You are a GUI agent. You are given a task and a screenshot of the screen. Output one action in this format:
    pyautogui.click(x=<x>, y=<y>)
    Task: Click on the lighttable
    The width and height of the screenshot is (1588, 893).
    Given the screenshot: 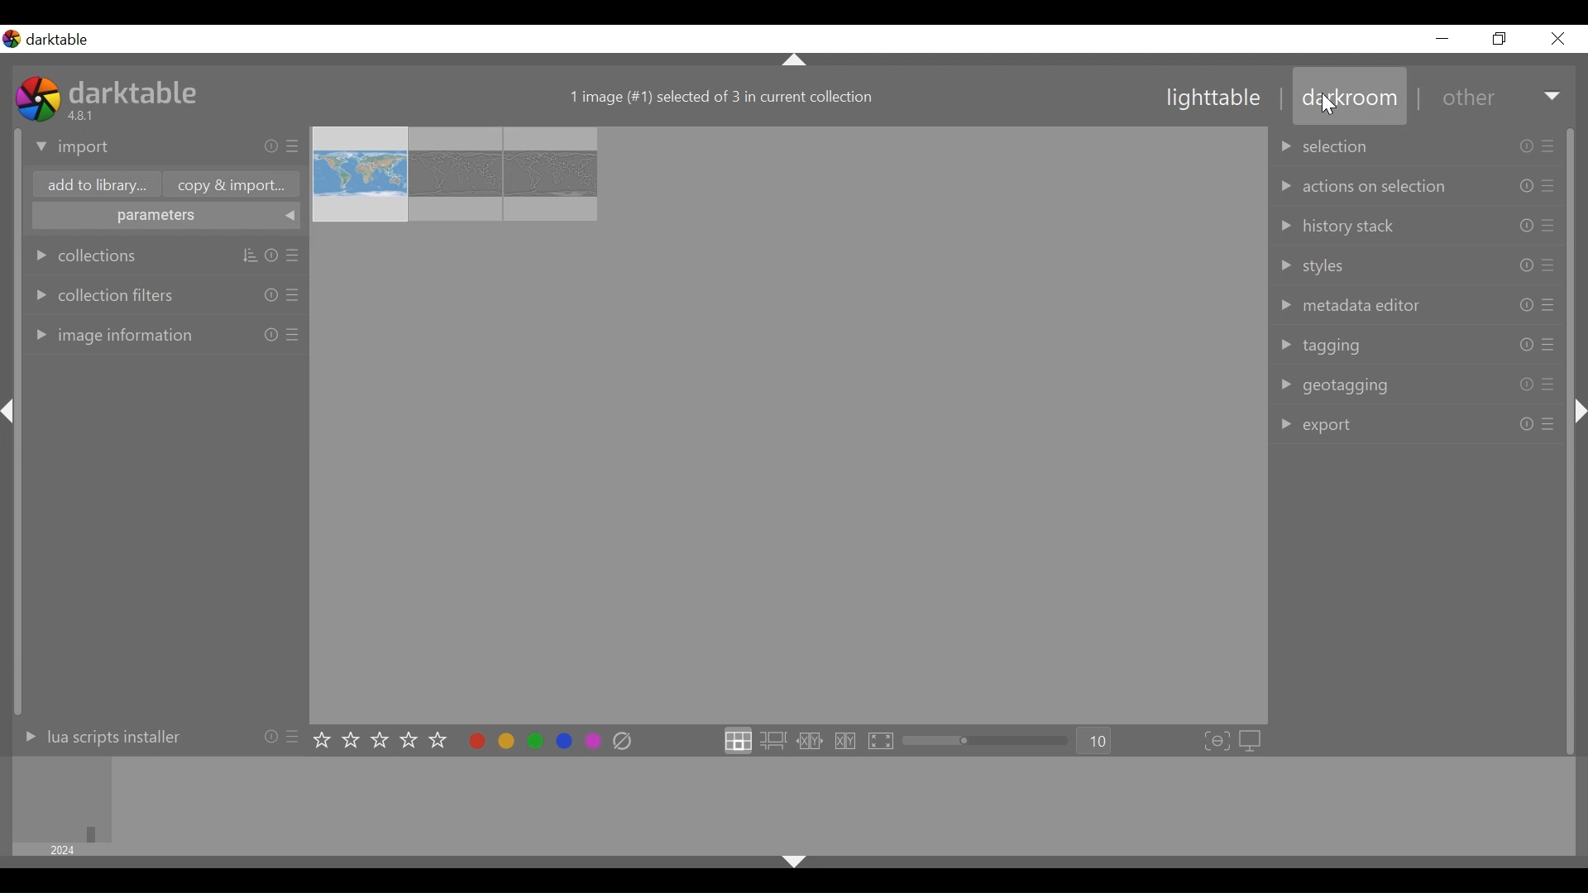 What is the action you would take?
    pyautogui.click(x=1217, y=99)
    